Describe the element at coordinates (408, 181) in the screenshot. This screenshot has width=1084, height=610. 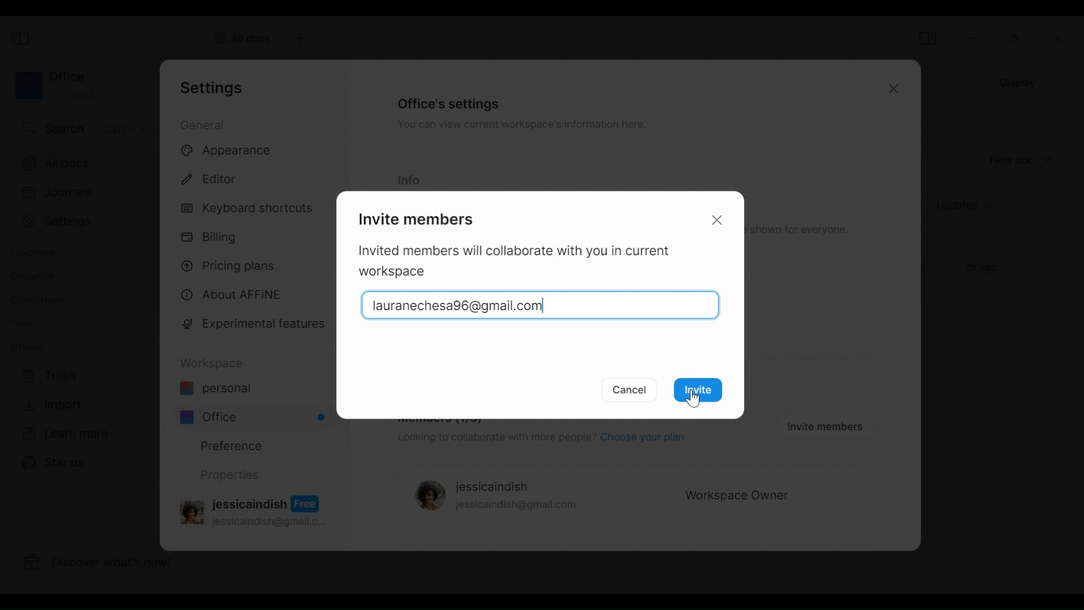
I see `Info` at that location.